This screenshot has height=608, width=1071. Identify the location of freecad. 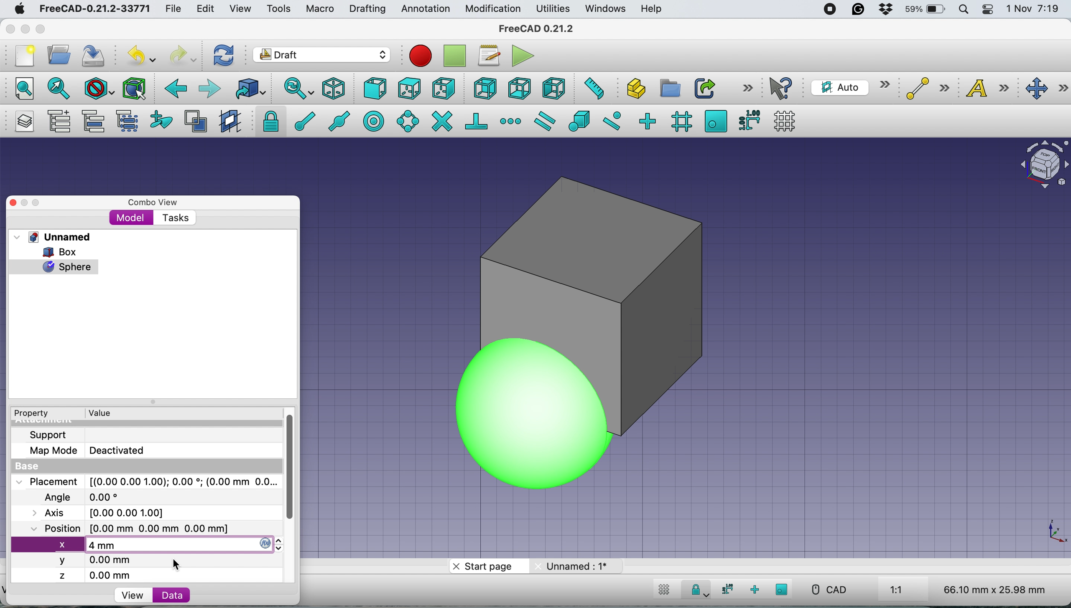
(94, 9).